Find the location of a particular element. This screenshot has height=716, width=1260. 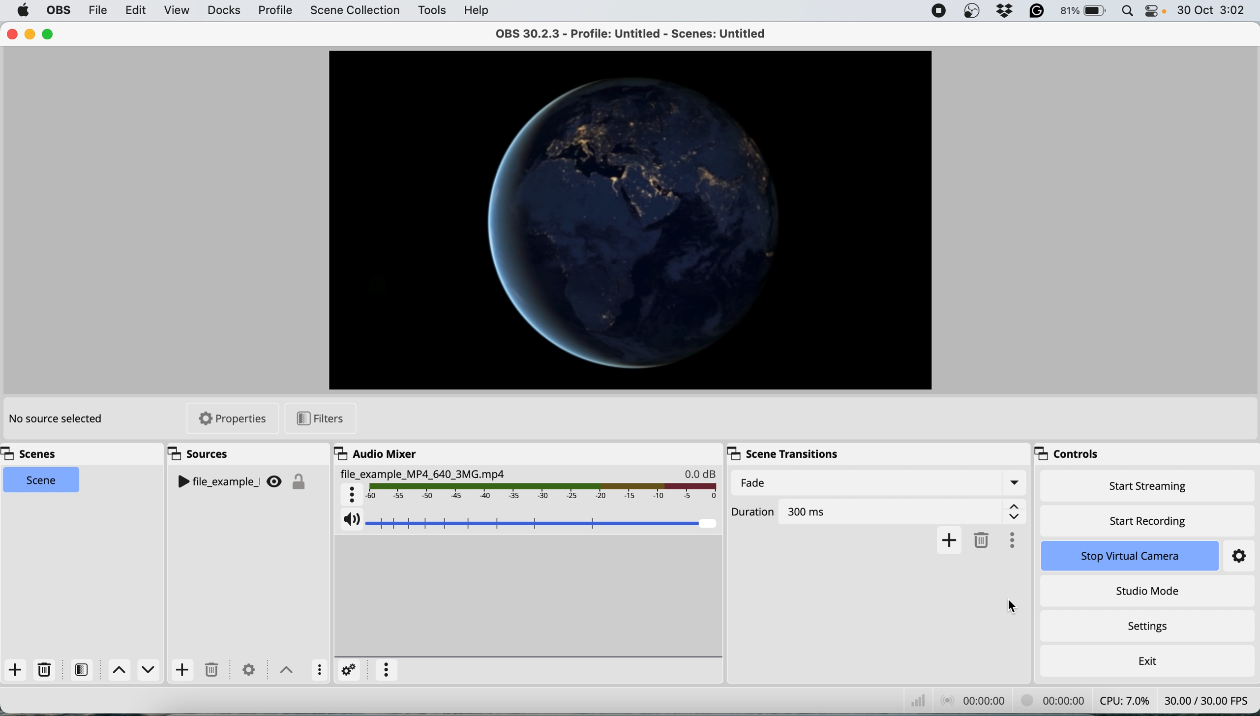

screen recorder is located at coordinates (936, 11).